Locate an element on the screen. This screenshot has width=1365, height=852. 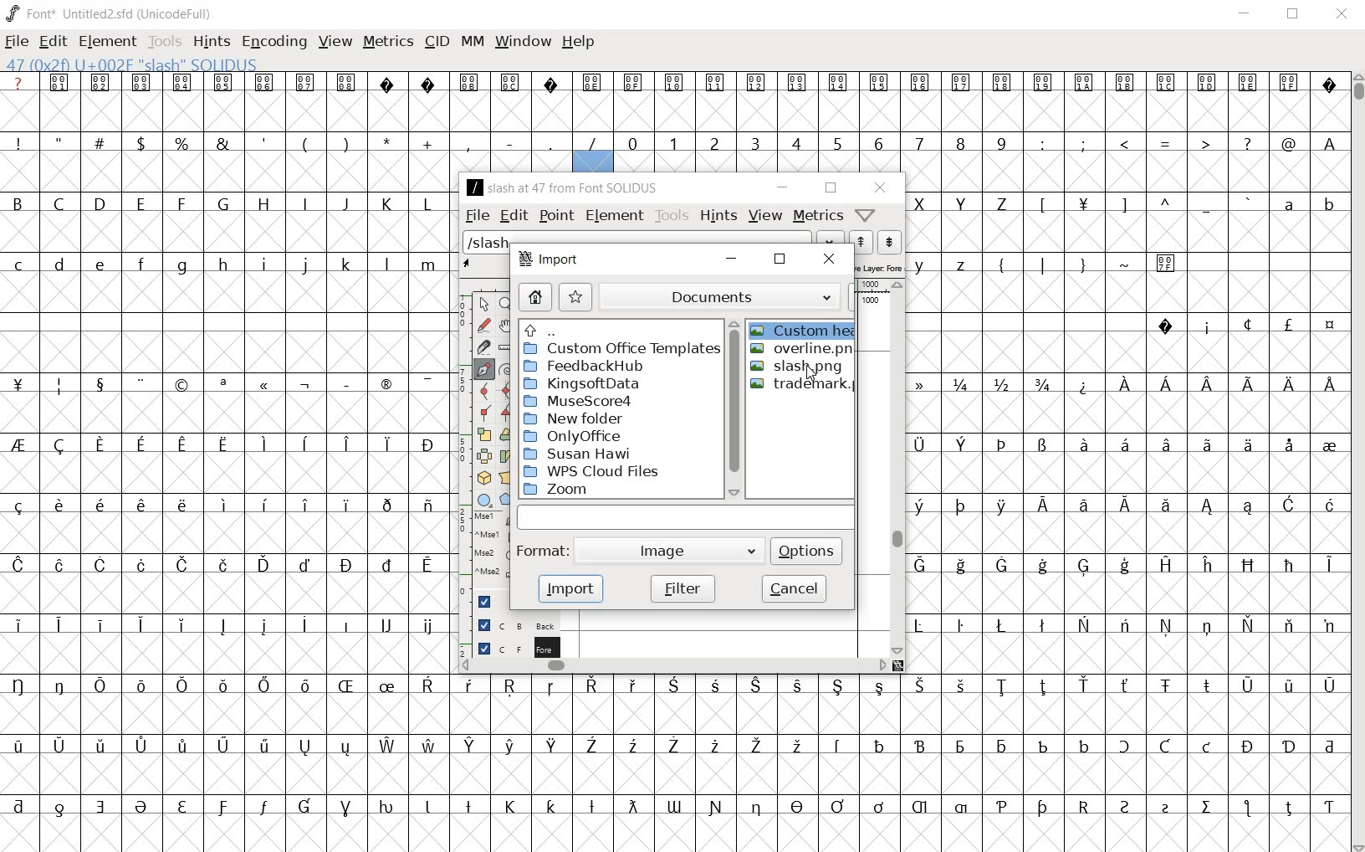
Special letters is located at coordinates (1226, 383).